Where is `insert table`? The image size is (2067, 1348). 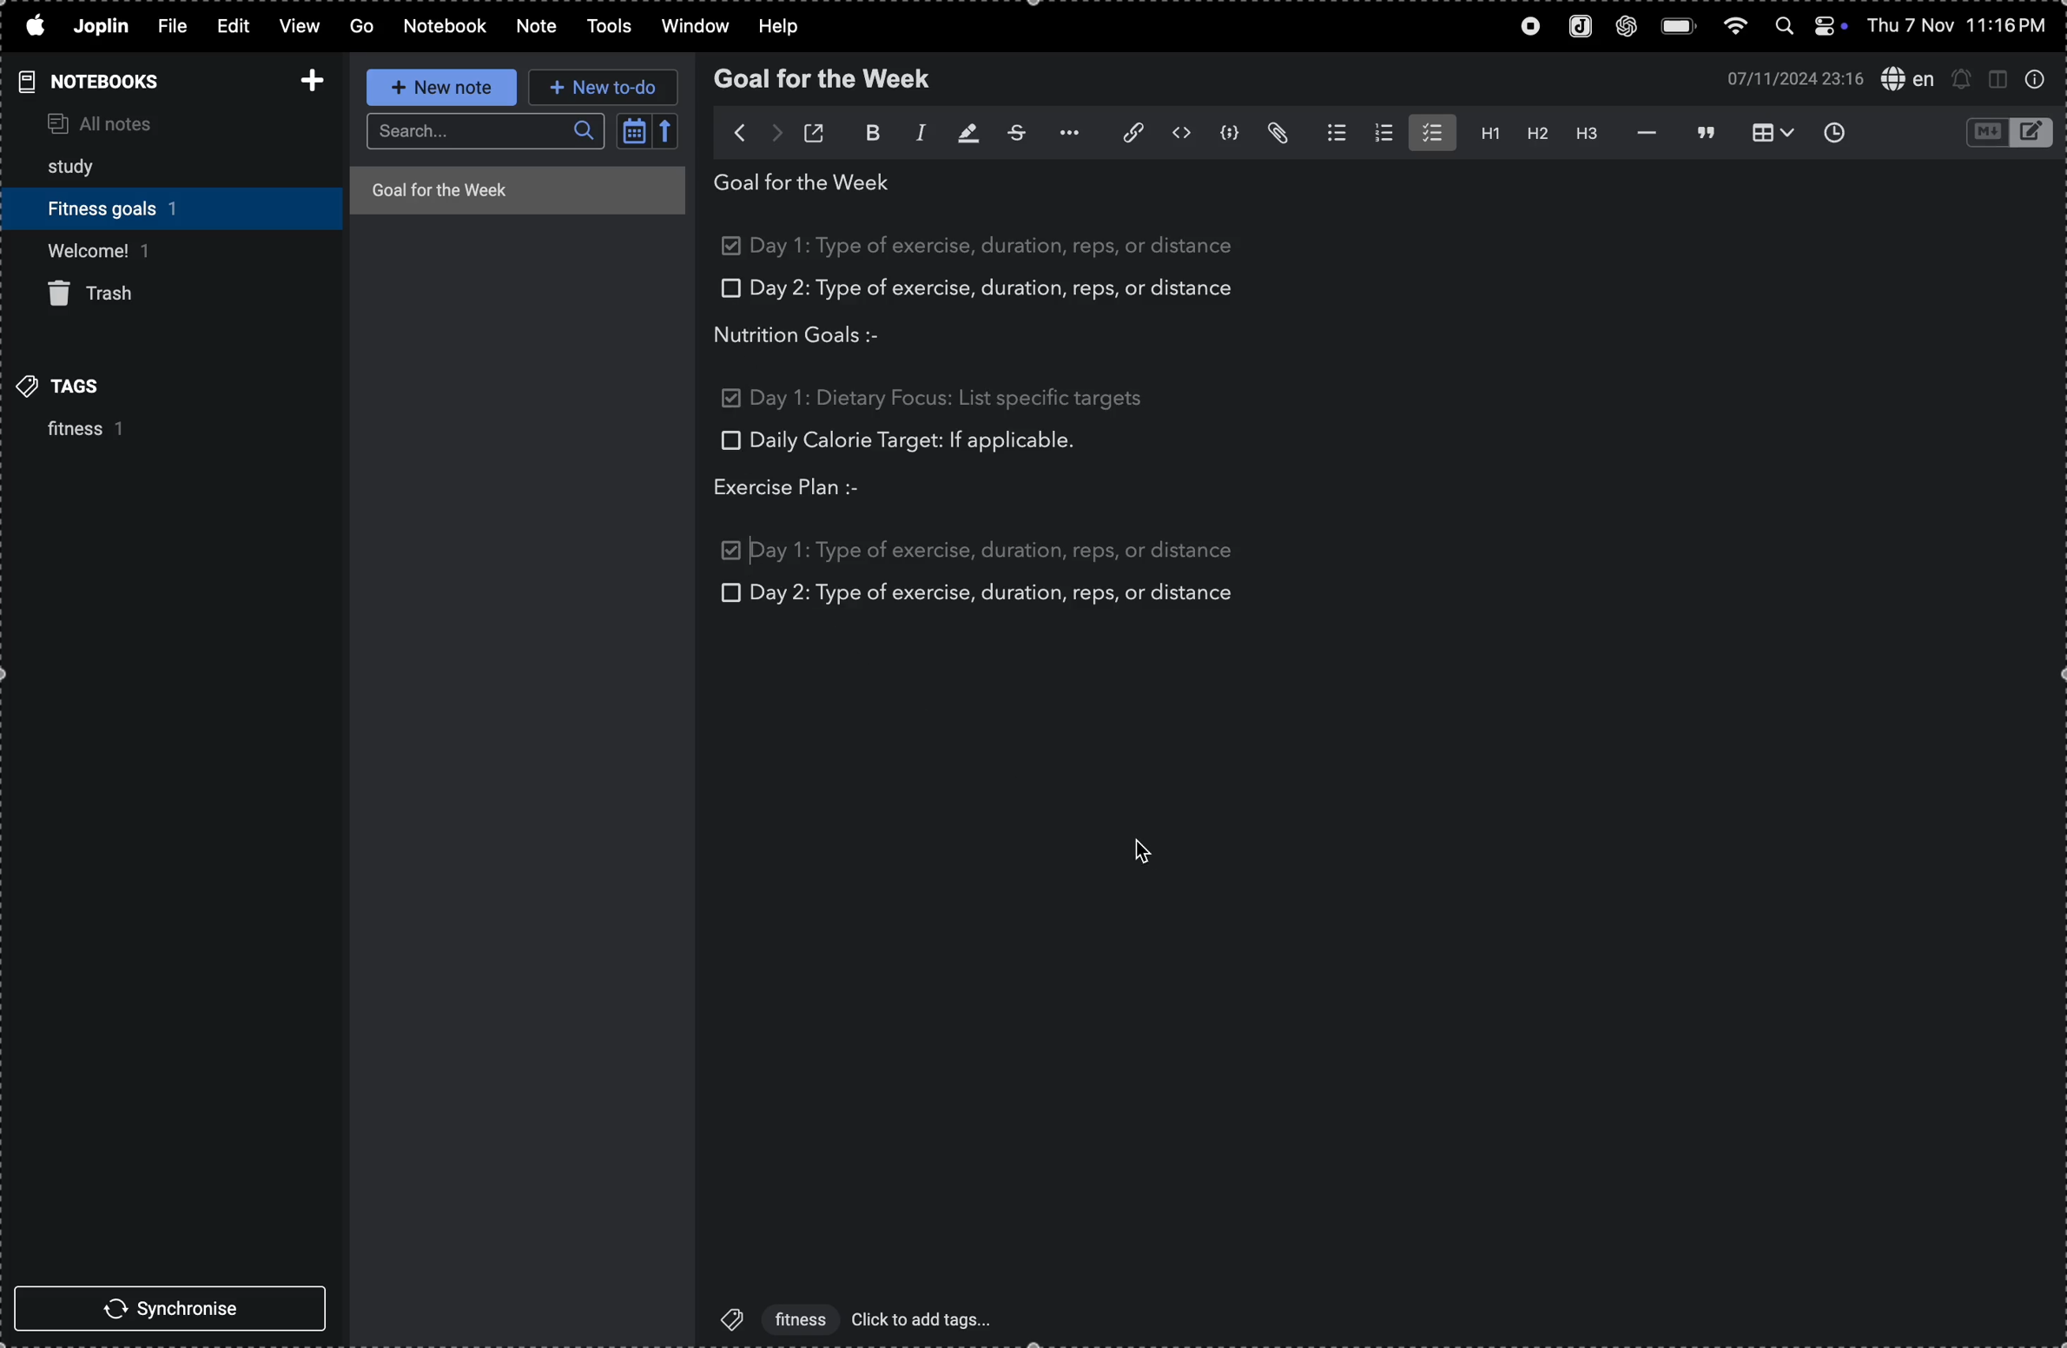
insert table is located at coordinates (1774, 133).